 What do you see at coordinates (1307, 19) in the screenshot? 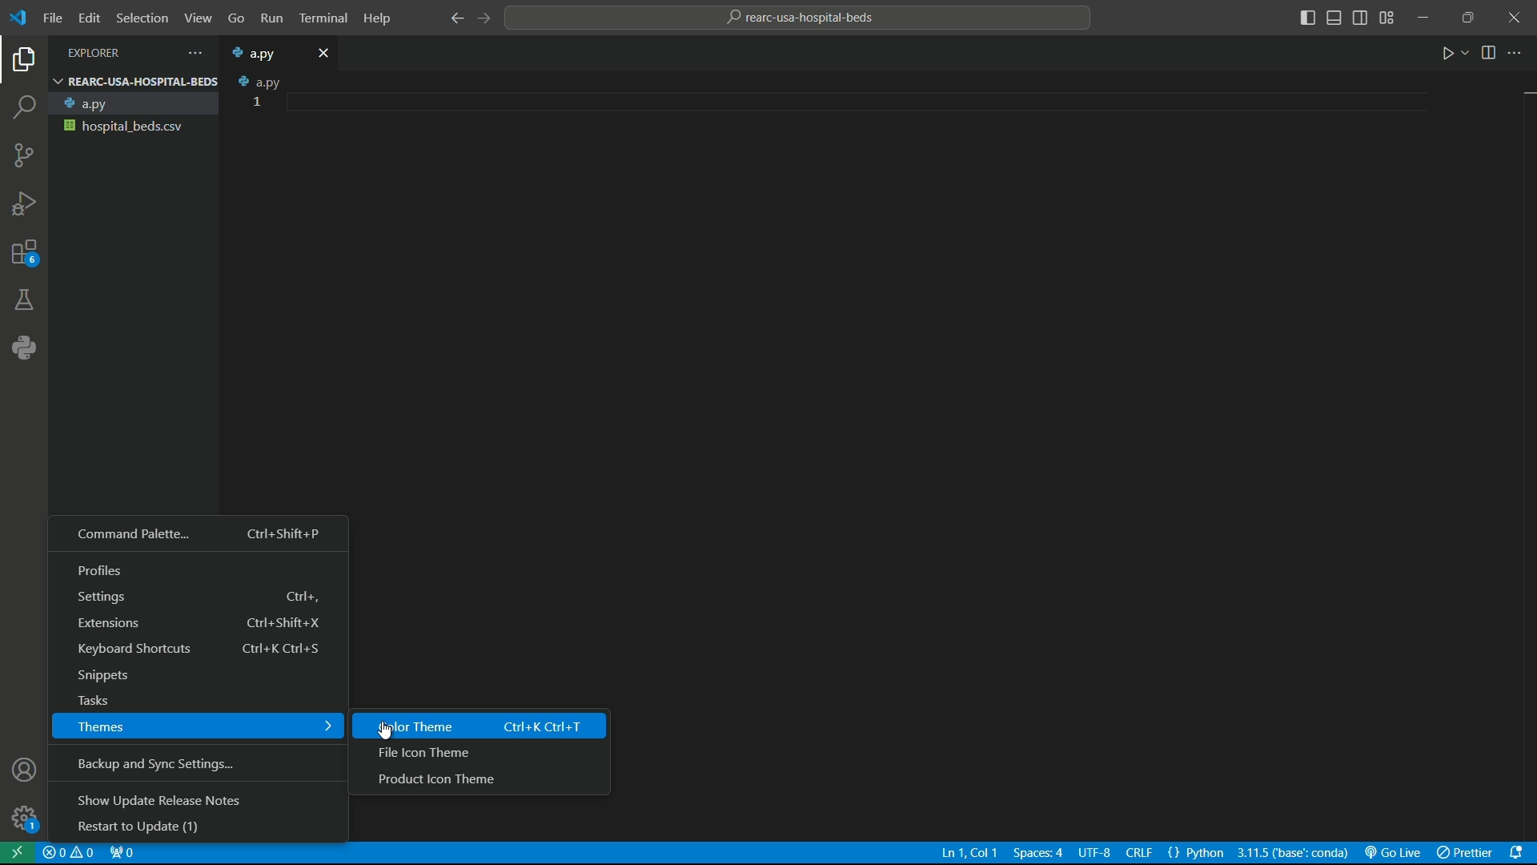
I see `toggle primary sidebar` at bounding box center [1307, 19].